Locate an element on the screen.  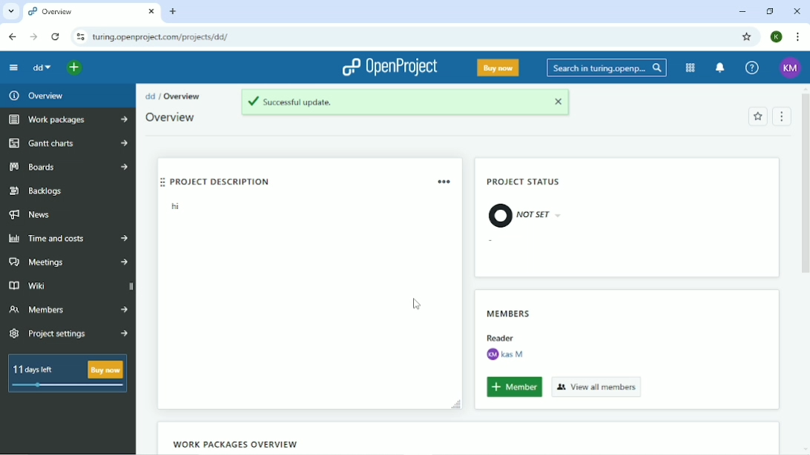
close is located at coordinates (561, 103).